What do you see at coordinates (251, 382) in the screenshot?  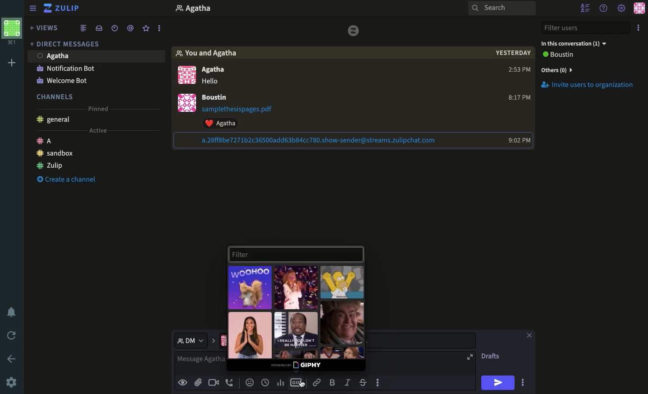 I see `Add reaction` at bounding box center [251, 382].